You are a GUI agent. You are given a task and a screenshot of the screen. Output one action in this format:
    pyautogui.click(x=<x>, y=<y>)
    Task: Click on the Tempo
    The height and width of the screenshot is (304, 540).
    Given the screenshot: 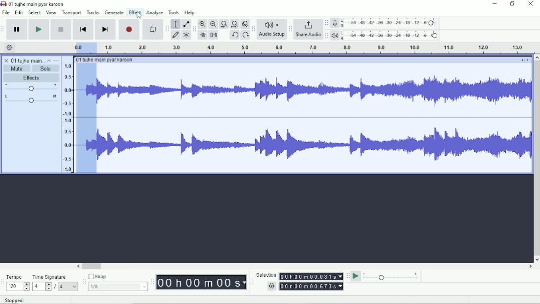 What is the action you would take?
    pyautogui.click(x=18, y=277)
    